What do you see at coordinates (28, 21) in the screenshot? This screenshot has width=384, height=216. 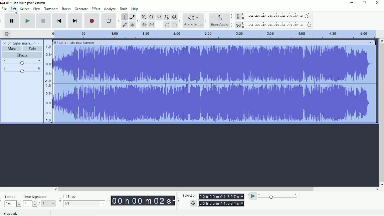 I see `Play` at bounding box center [28, 21].